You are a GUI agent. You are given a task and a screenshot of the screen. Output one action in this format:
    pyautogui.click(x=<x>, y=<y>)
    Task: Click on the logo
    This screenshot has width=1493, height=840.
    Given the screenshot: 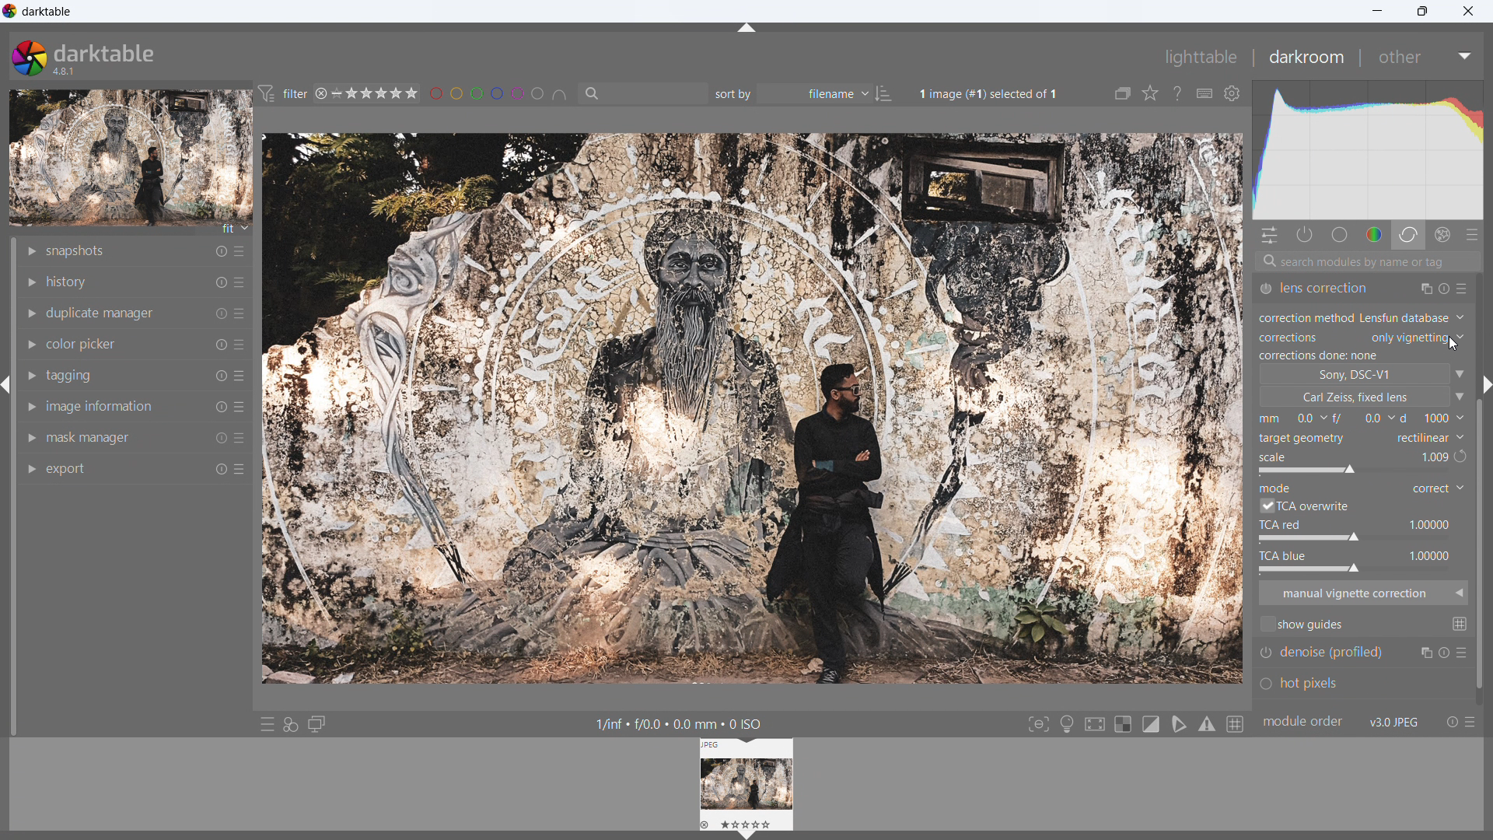 What is the action you would take?
    pyautogui.click(x=30, y=56)
    